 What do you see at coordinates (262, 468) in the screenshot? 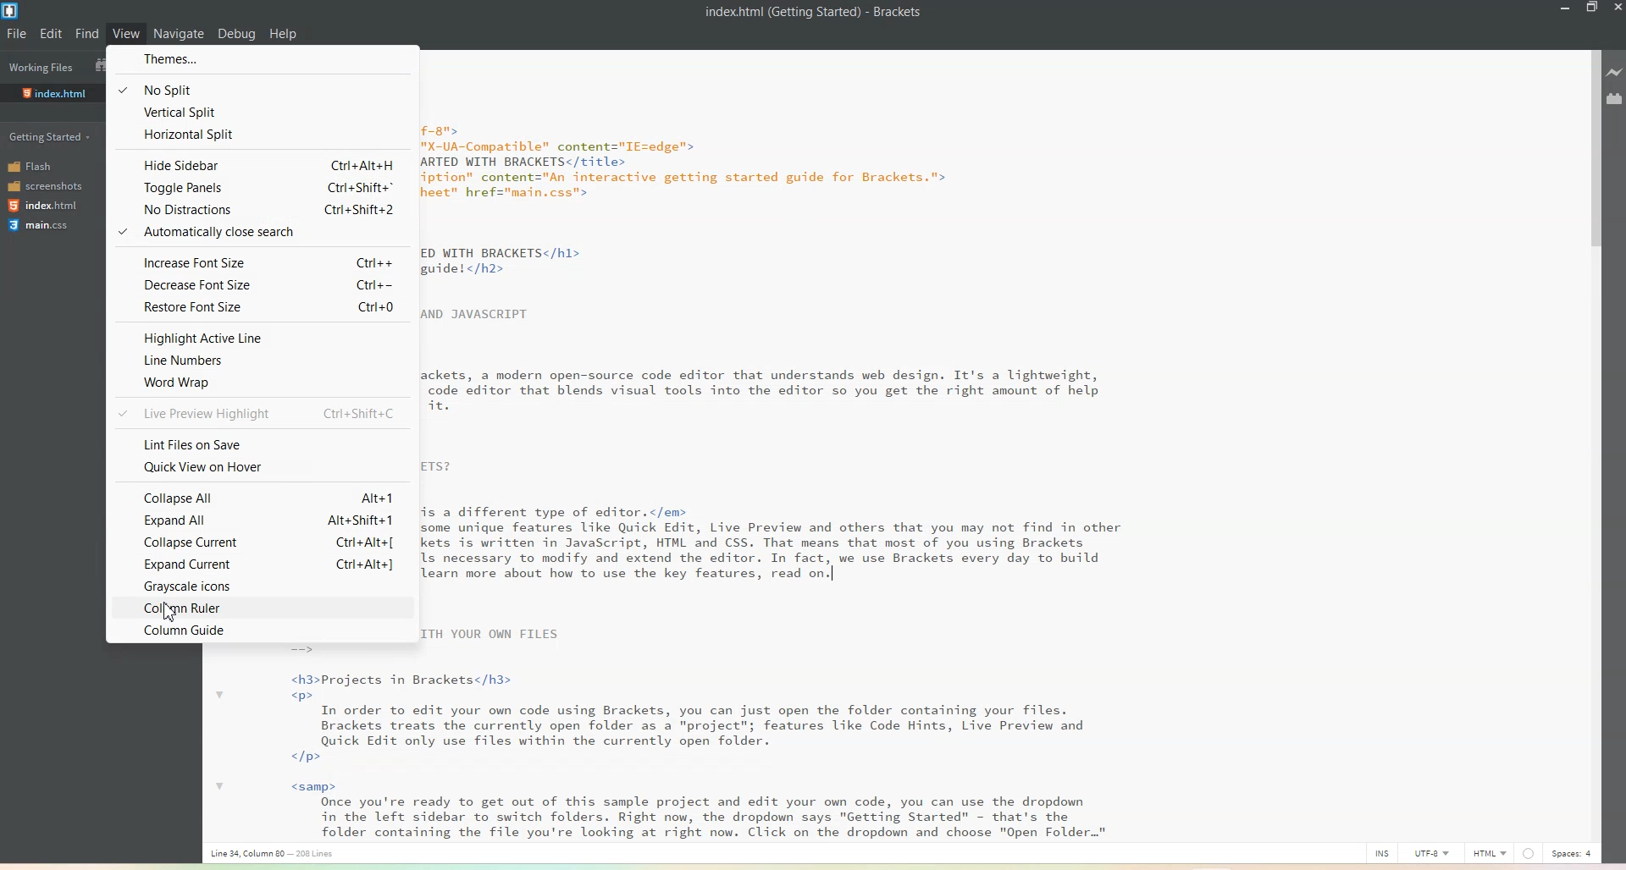
I see `Quick View on Hover` at bounding box center [262, 468].